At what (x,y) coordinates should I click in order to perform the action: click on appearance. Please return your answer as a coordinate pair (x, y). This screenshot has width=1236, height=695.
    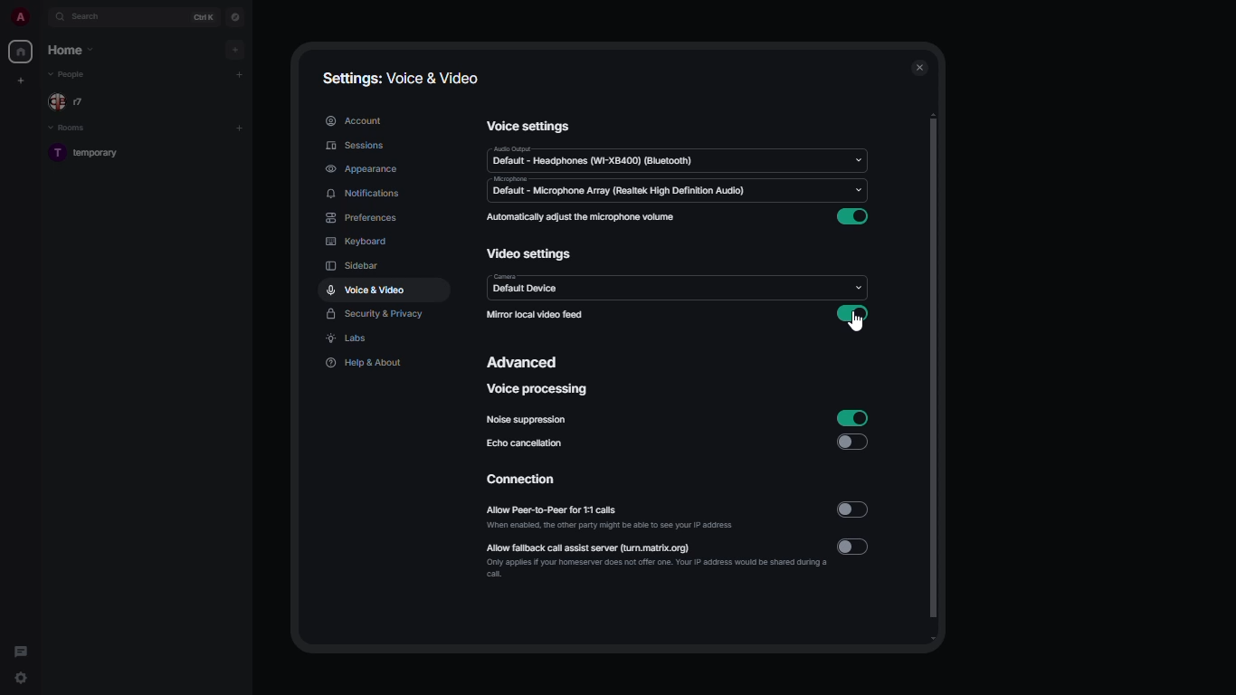
    Looking at the image, I should click on (365, 169).